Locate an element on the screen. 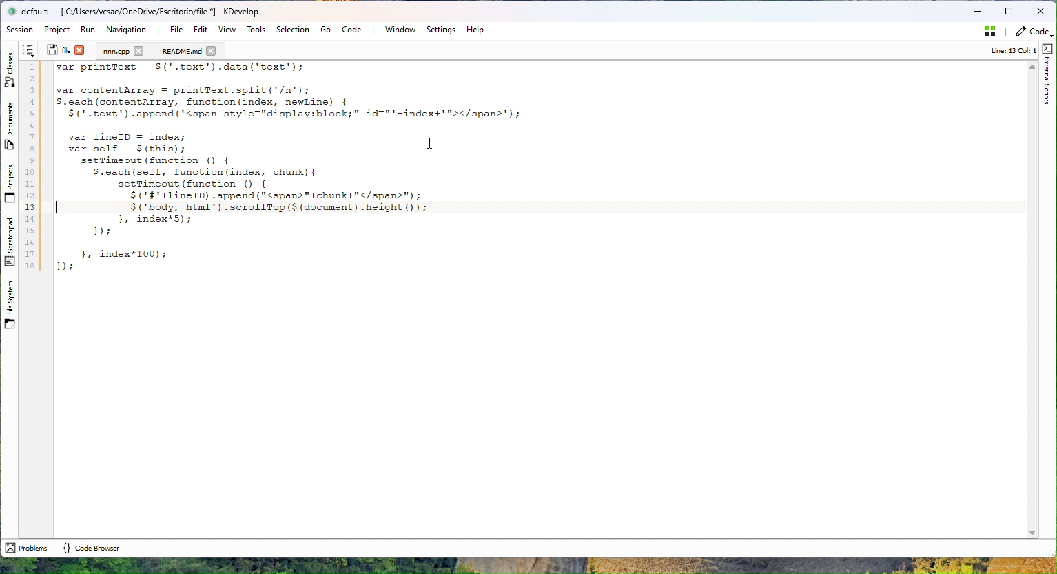 The width and height of the screenshot is (1057, 574). close is located at coordinates (80, 50).